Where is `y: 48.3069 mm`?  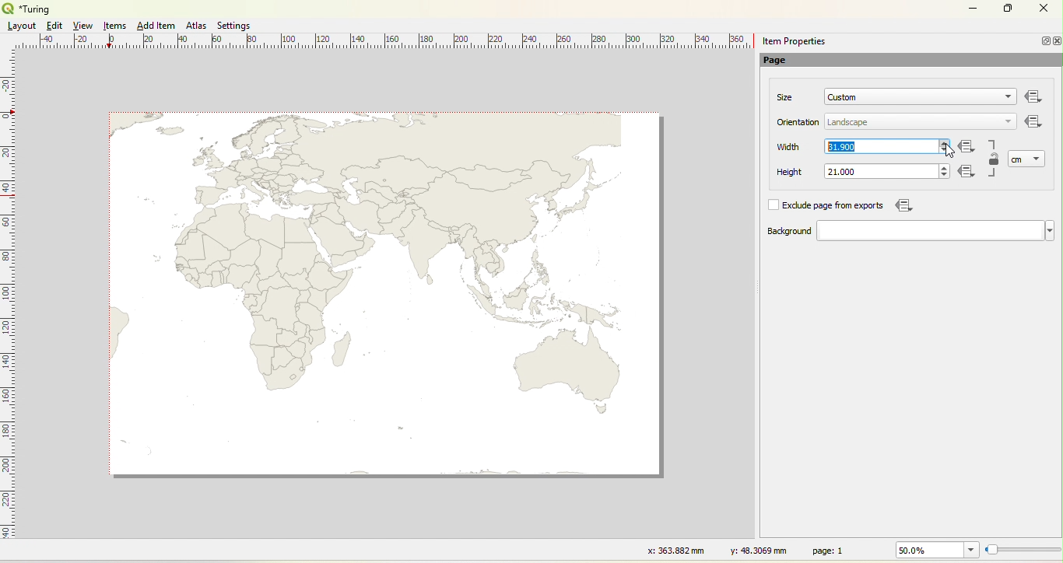
y: 48.3069 mm is located at coordinates (753, 550).